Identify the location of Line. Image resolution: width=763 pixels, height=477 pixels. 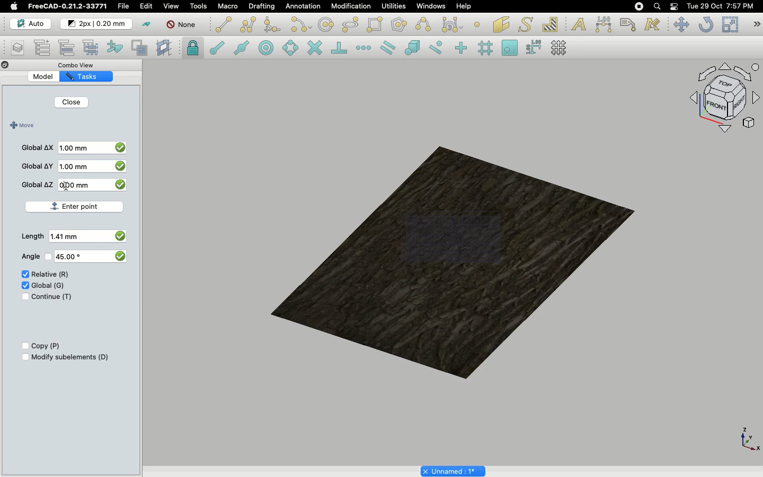
(224, 24).